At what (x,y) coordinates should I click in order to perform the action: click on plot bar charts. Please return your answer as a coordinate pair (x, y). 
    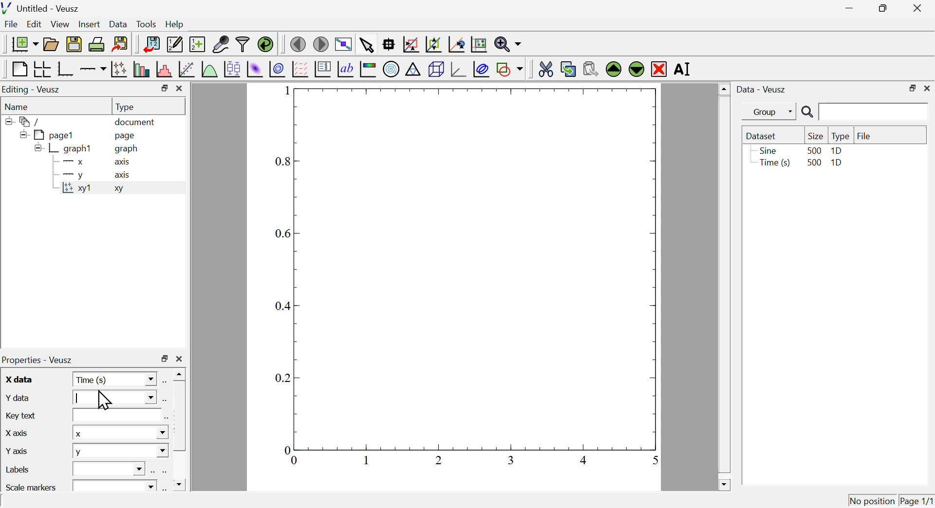
    Looking at the image, I should click on (141, 70).